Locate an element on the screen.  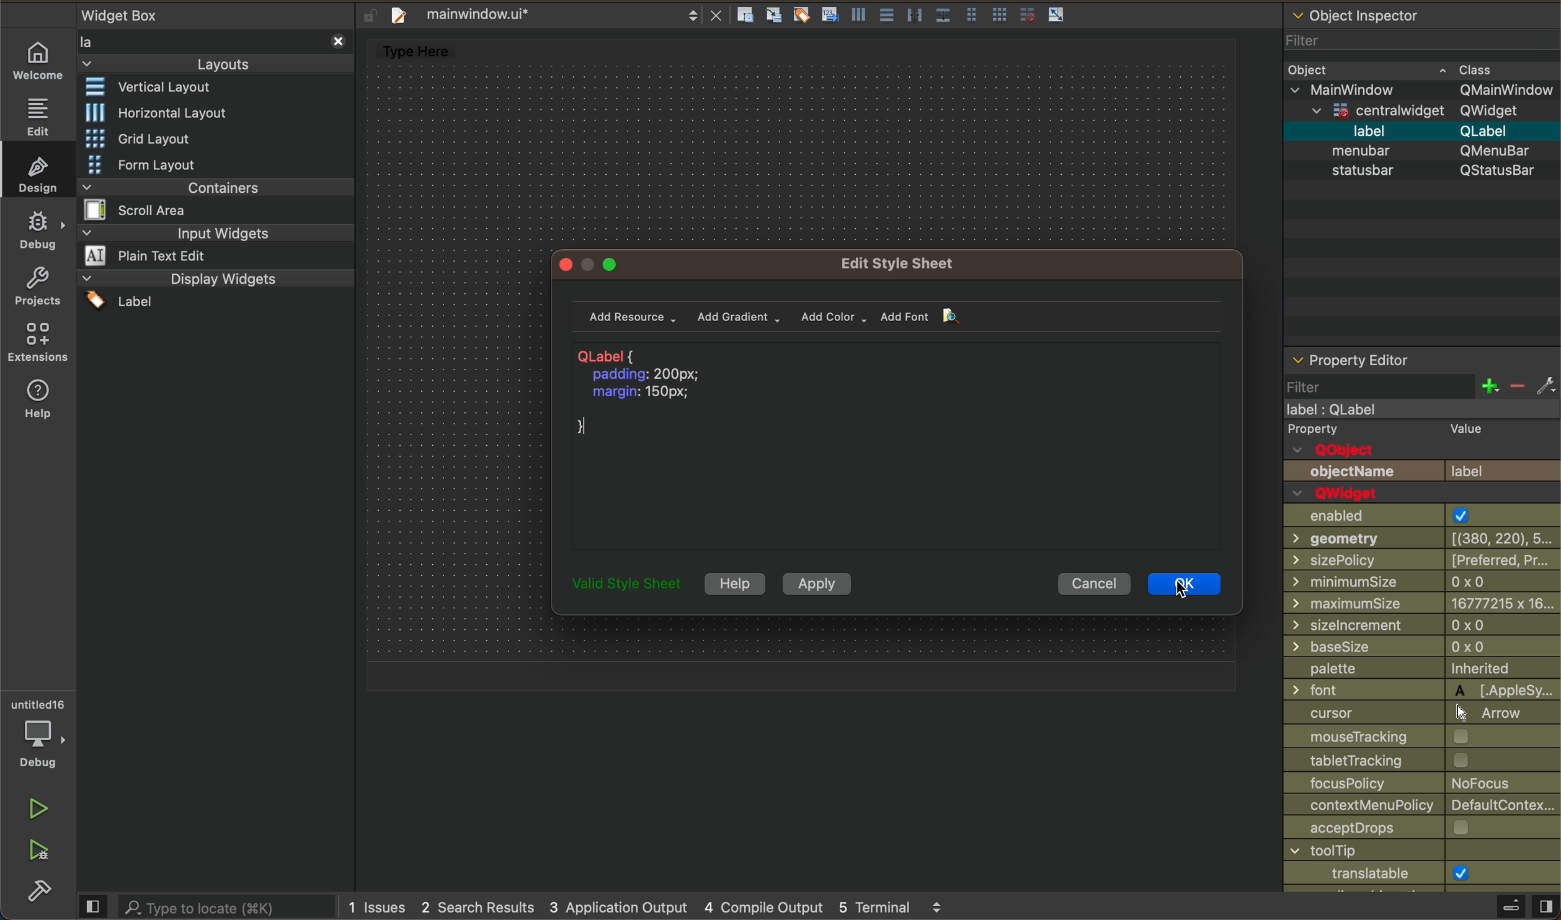
3application output is located at coordinates (624, 906).